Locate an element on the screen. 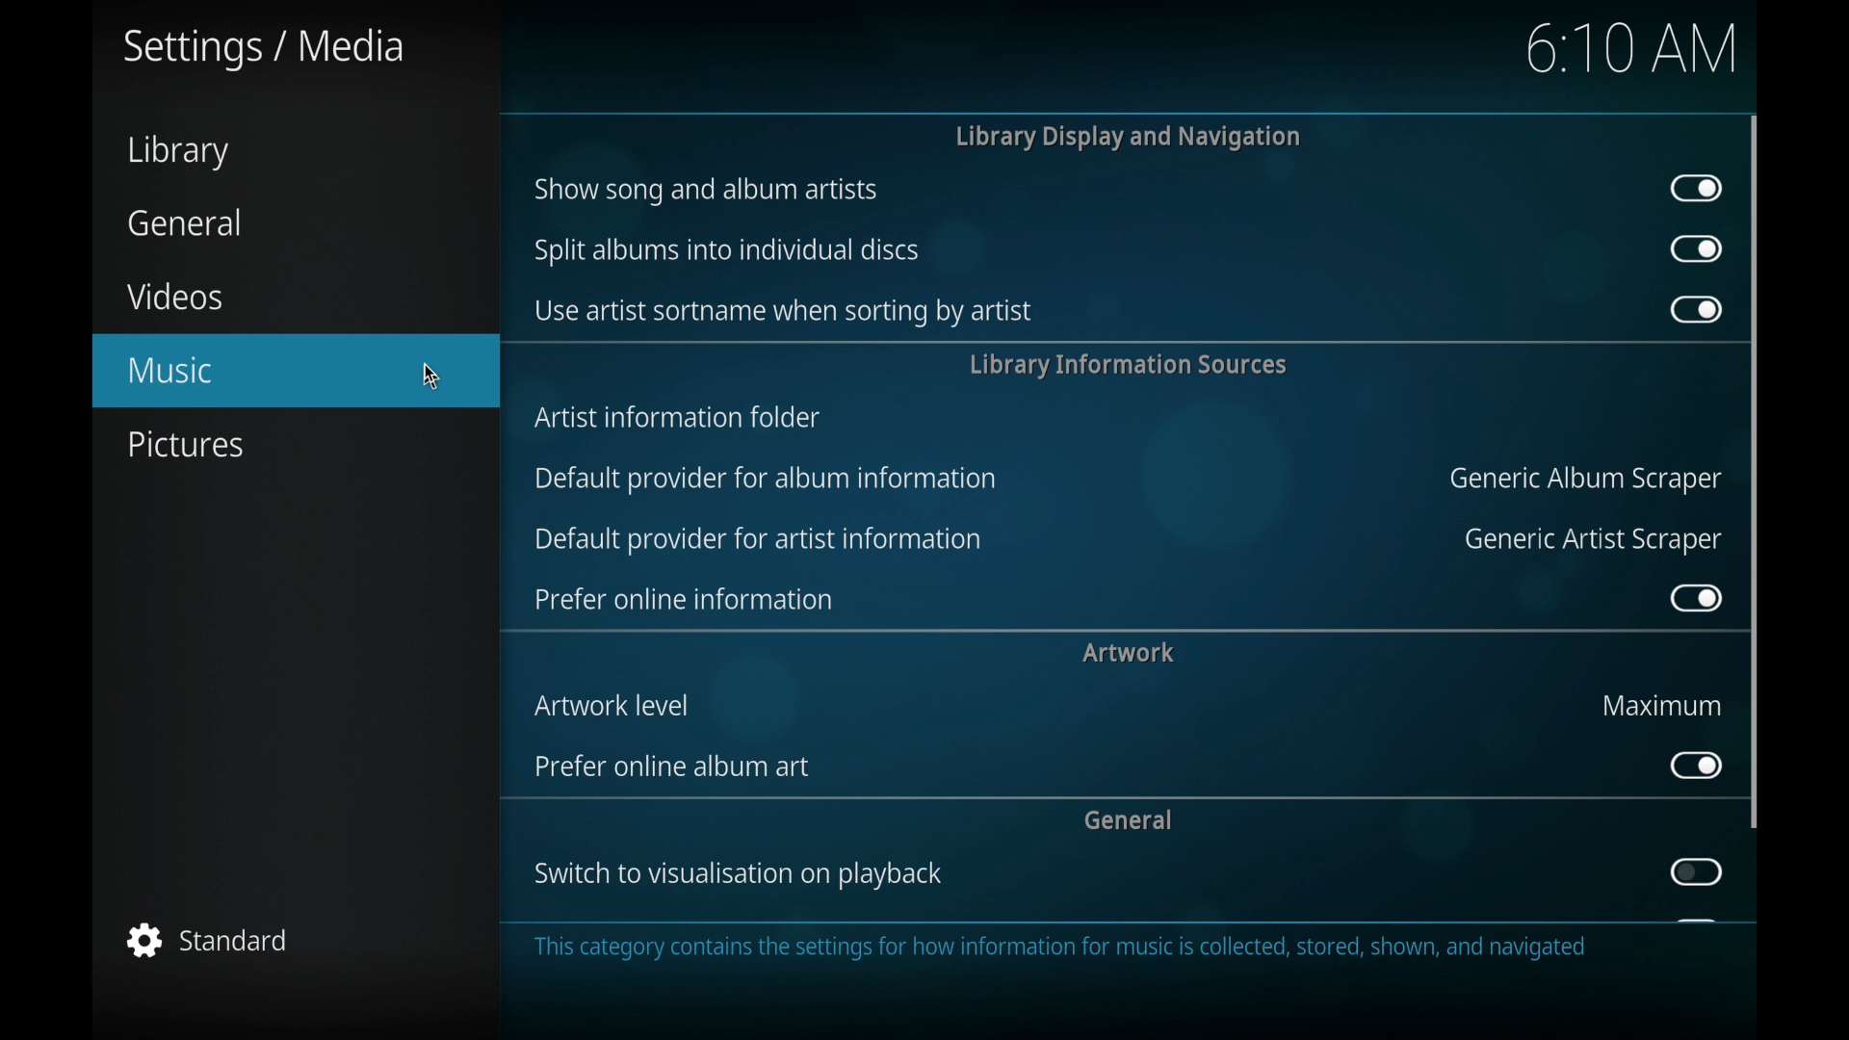  library is located at coordinates (177, 152).